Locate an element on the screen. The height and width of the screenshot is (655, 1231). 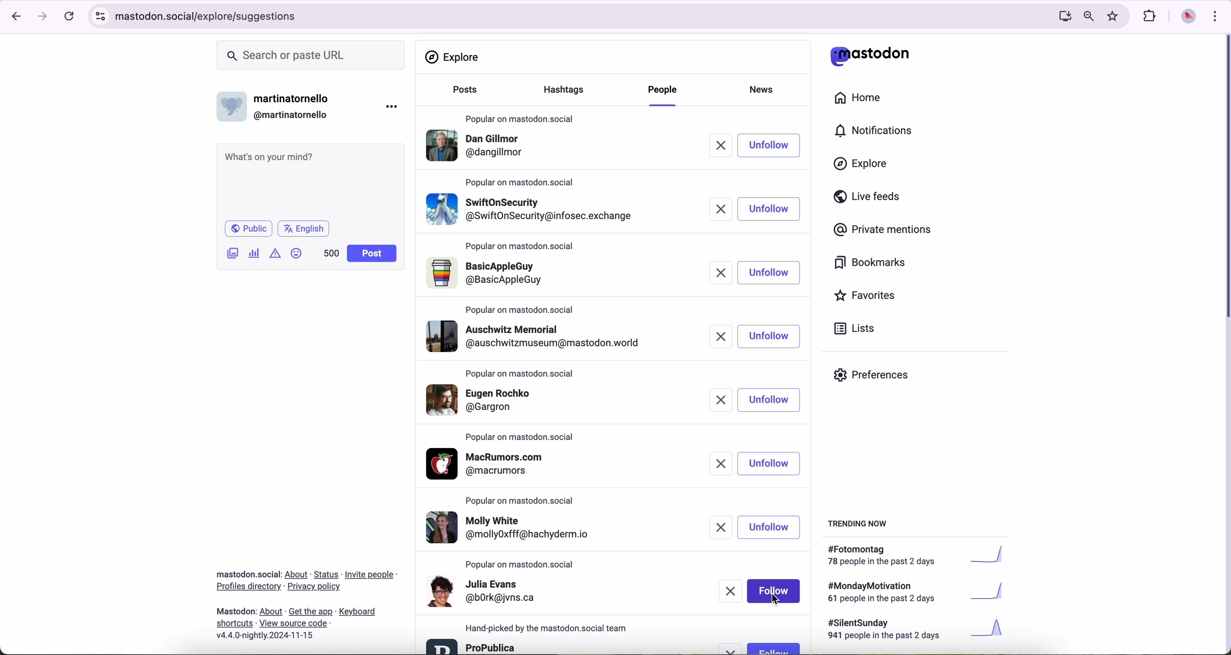
favorites is located at coordinates (1115, 16).